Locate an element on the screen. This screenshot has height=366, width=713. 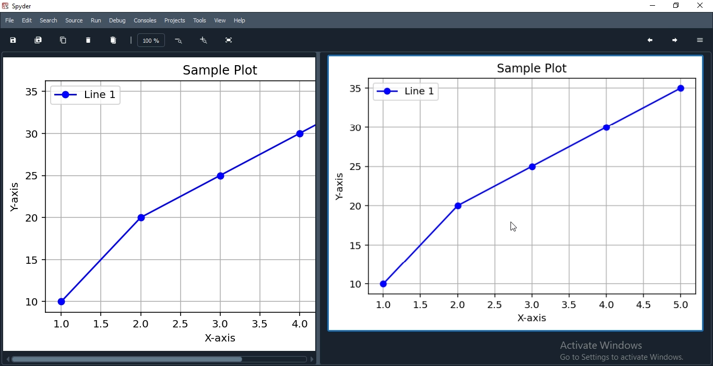
Help is located at coordinates (239, 21).